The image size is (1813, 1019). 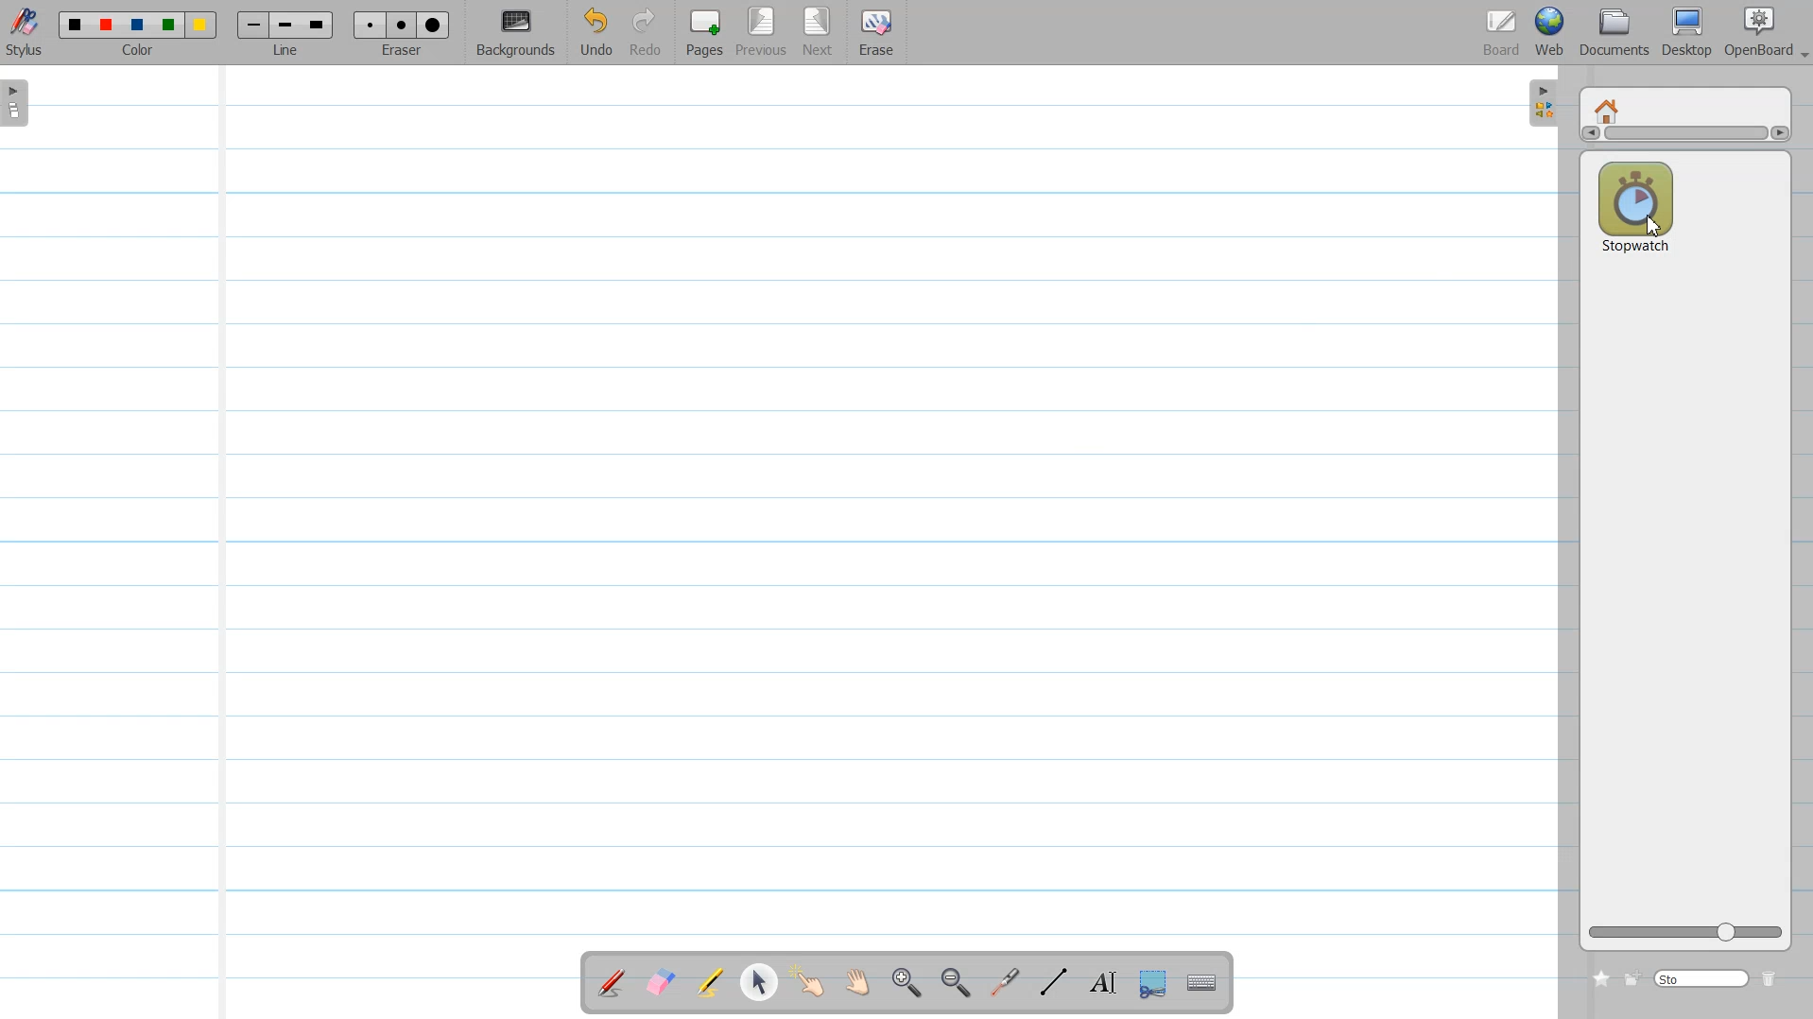 What do you see at coordinates (1609, 109) in the screenshot?
I see `Home window` at bounding box center [1609, 109].